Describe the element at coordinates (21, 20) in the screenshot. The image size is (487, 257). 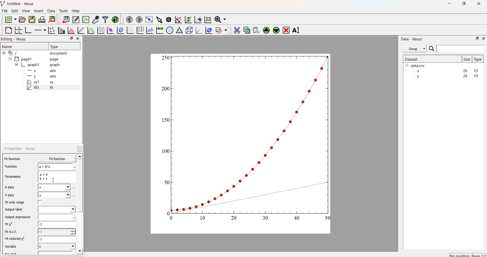
I see `Open` at that location.